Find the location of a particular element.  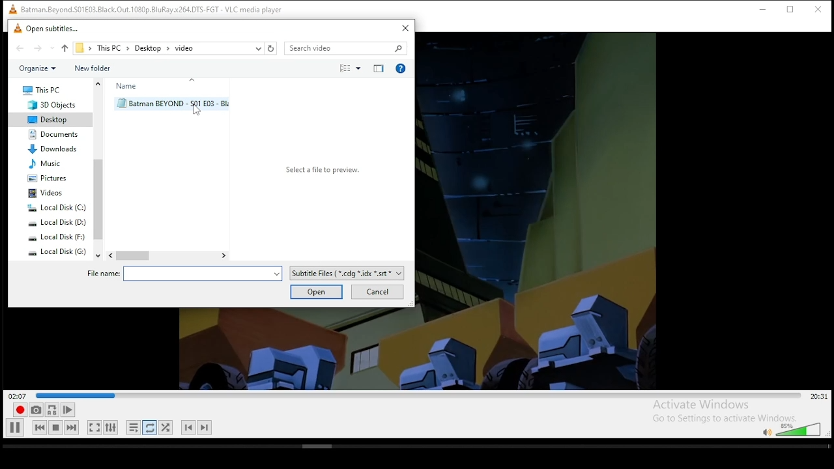

open is located at coordinates (315, 292).